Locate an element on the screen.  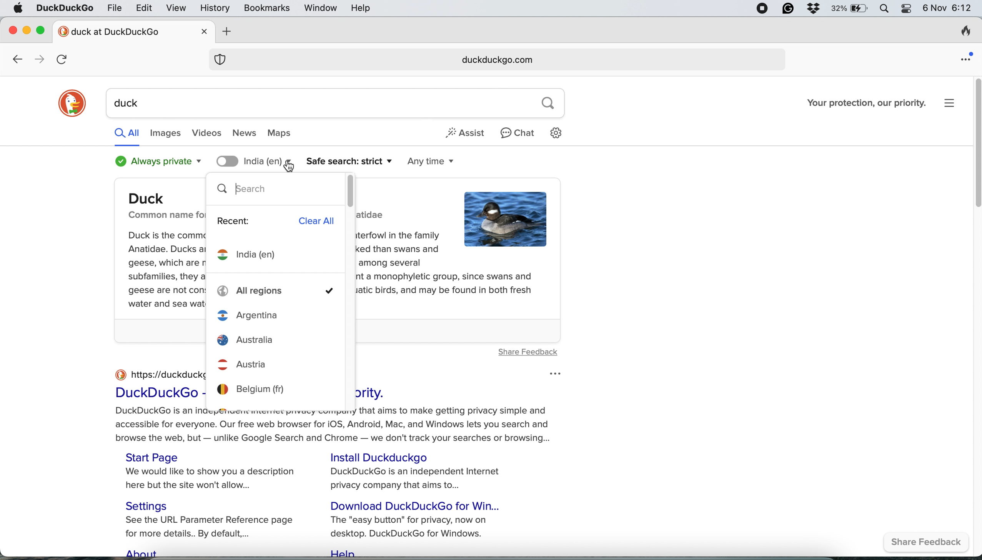
austria is located at coordinates (278, 362).